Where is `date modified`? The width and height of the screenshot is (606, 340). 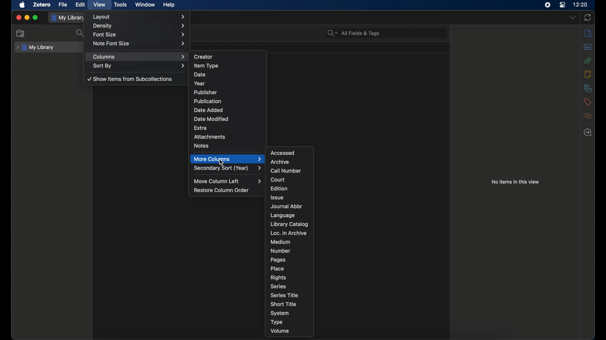 date modified is located at coordinates (212, 119).